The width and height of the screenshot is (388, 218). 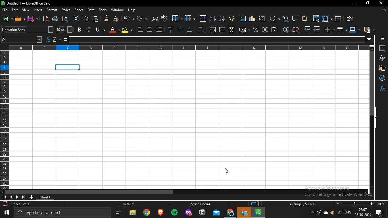 I want to click on font name, so click(x=27, y=30).